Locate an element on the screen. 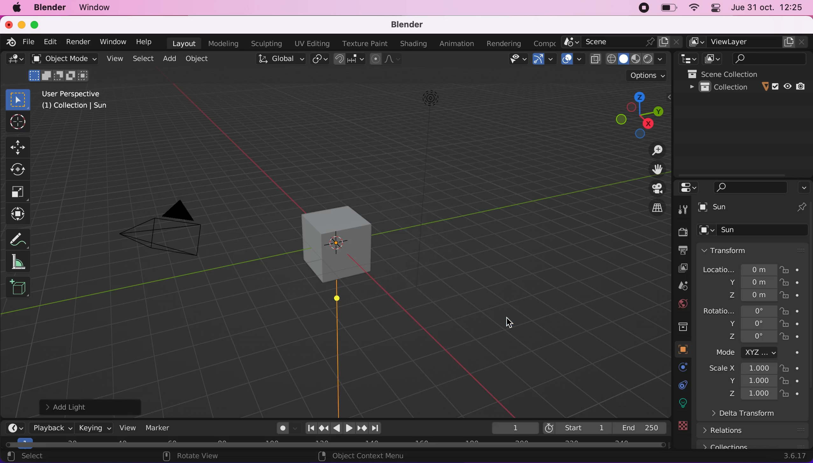 The height and width of the screenshot is (463, 813). transformation orientation is located at coordinates (282, 59).